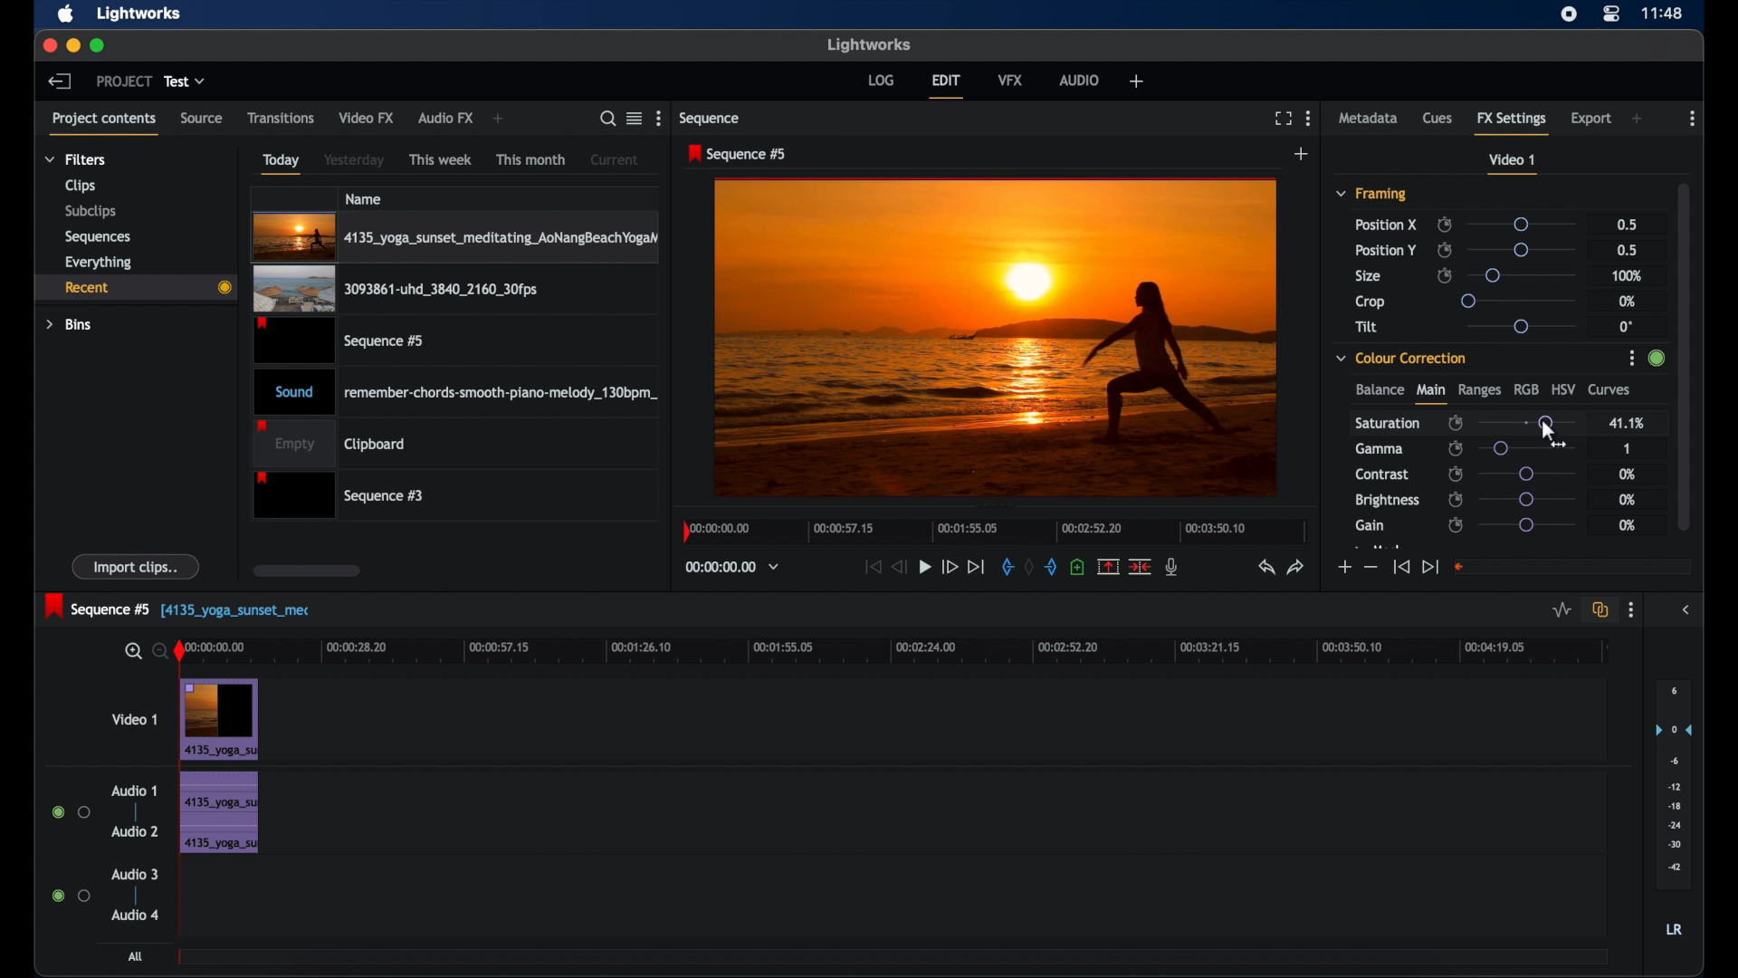 This screenshot has height=978, width=1738. Describe the element at coordinates (500, 120) in the screenshot. I see `add` at that location.